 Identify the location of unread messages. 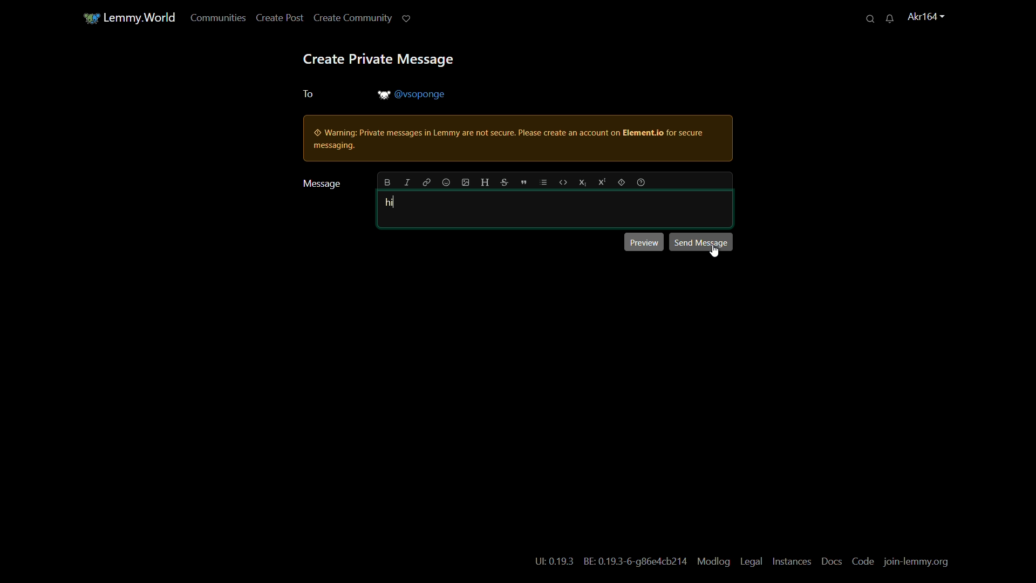
(885, 18).